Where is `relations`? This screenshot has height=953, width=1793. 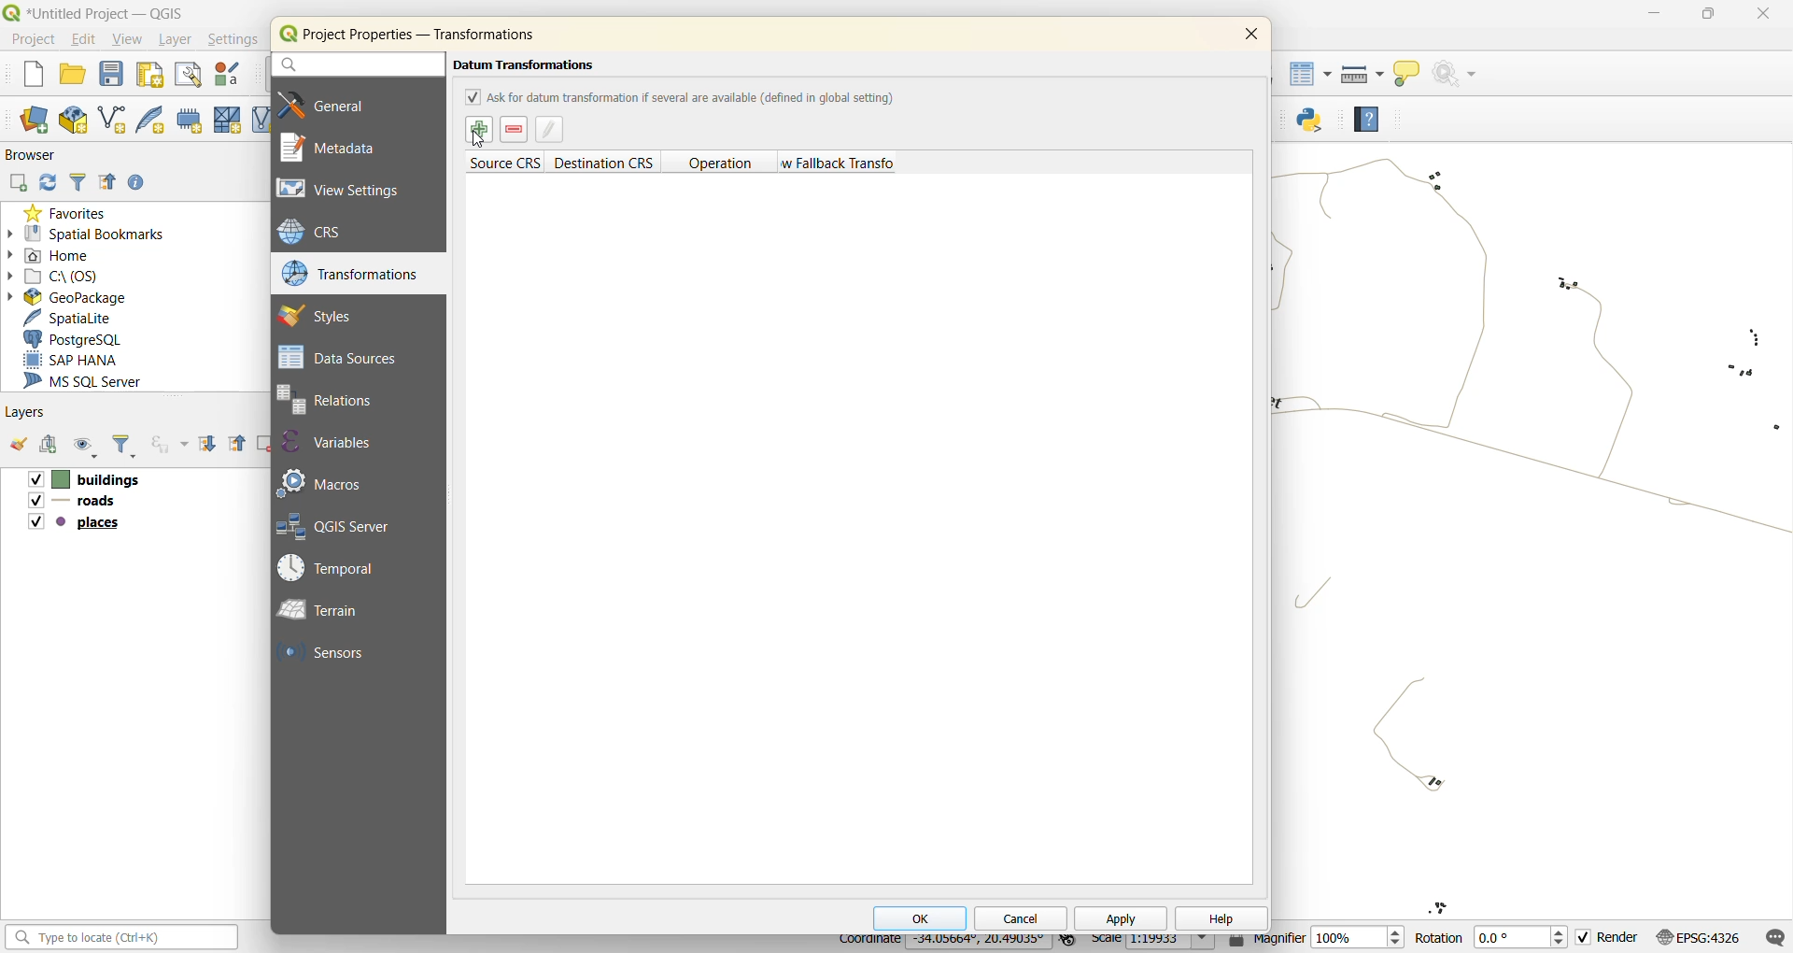
relations is located at coordinates (342, 399).